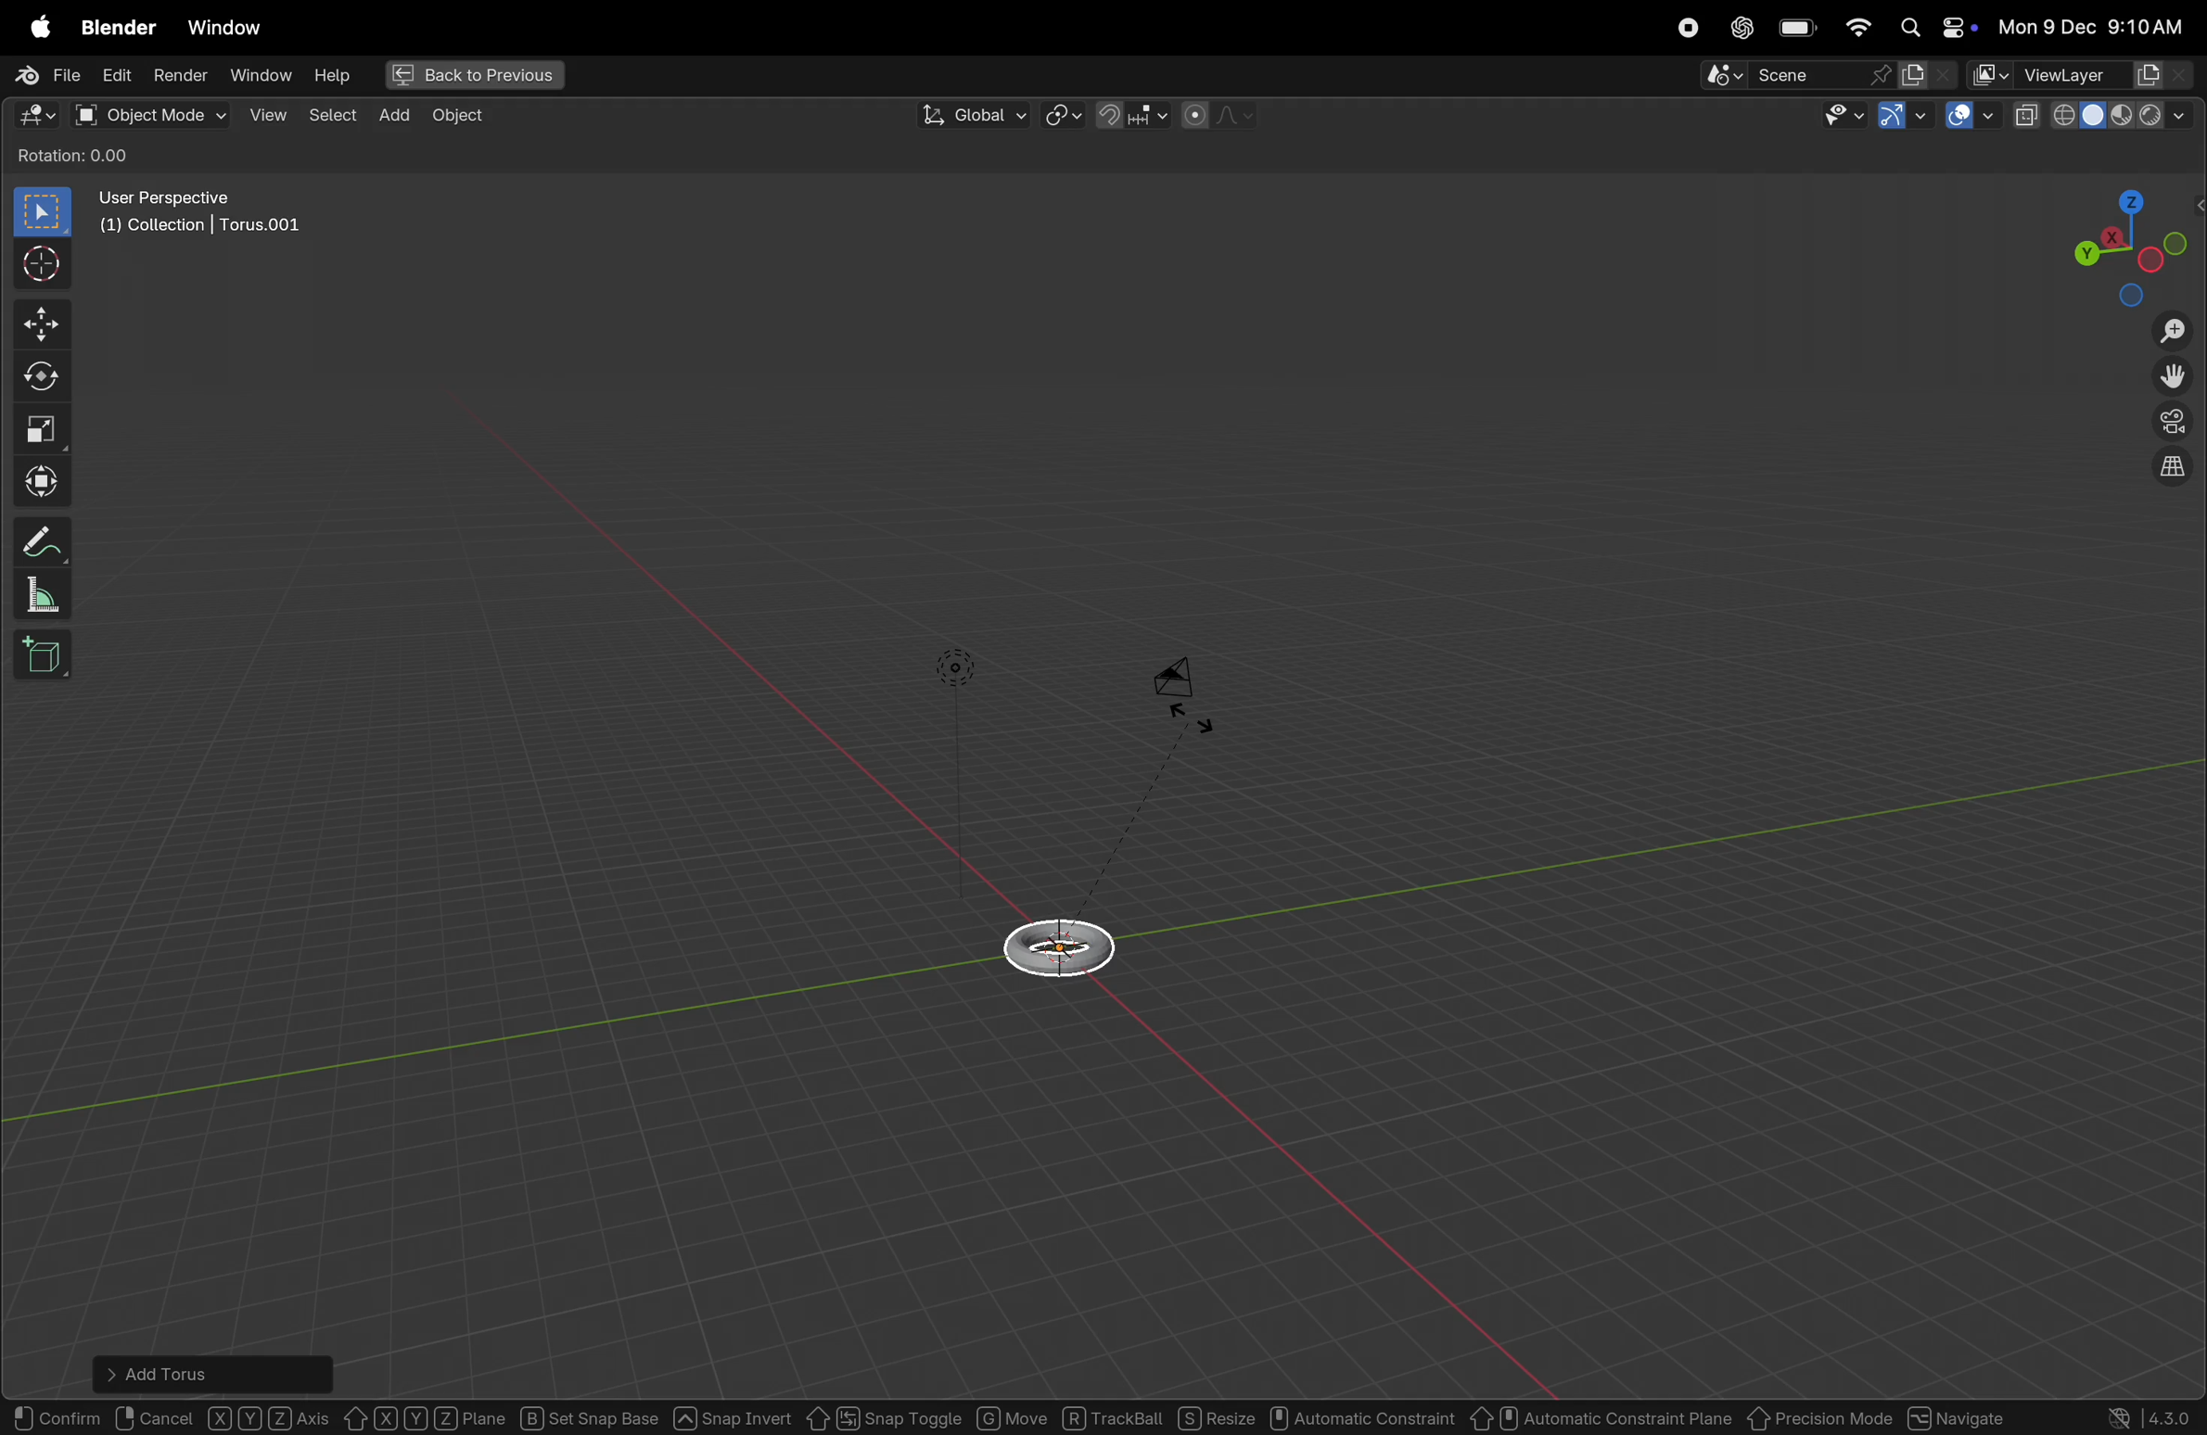  What do you see at coordinates (46, 482) in the screenshot?
I see `transform` at bounding box center [46, 482].